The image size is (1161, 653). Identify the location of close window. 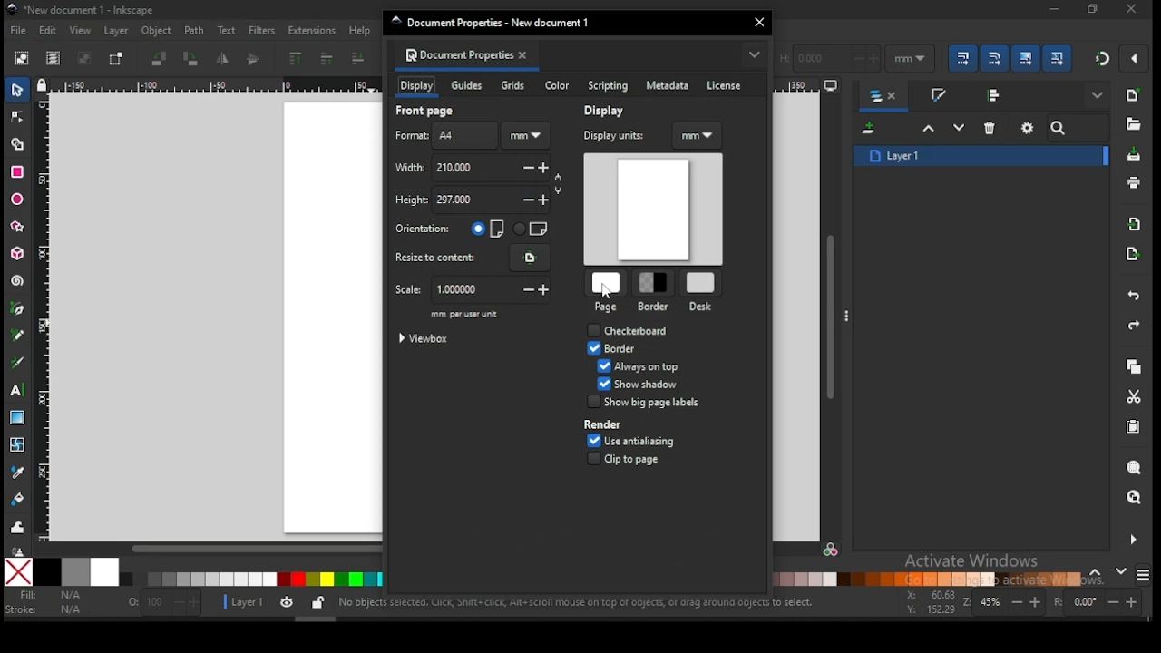
(758, 22).